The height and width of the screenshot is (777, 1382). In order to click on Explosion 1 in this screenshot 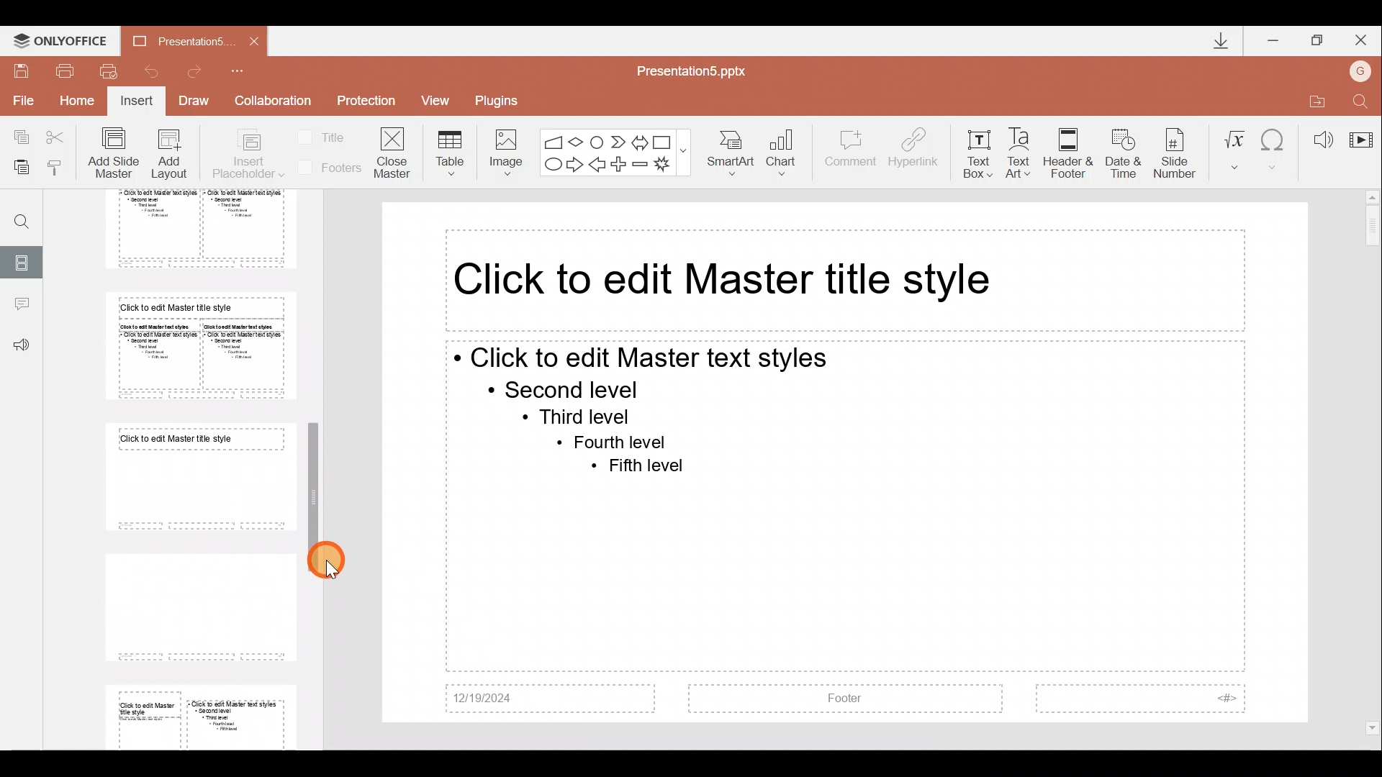, I will do `click(669, 165)`.